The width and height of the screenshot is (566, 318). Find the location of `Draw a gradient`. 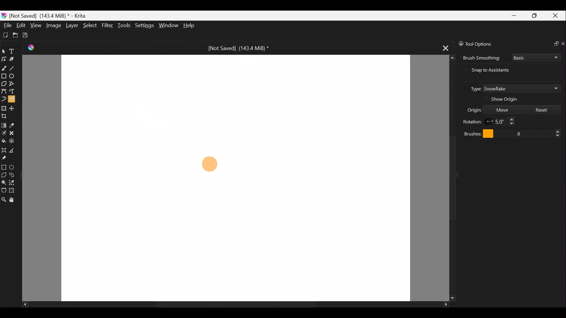

Draw a gradient is located at coordinates (4, 124).